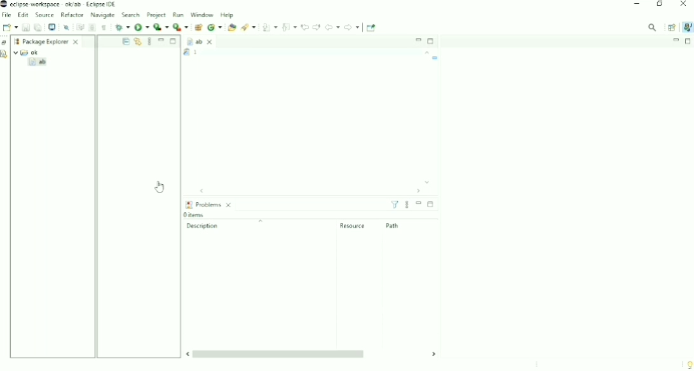  Describe the element at coordinates (353, 226) in the screenshot. I see `Resource` at that location.